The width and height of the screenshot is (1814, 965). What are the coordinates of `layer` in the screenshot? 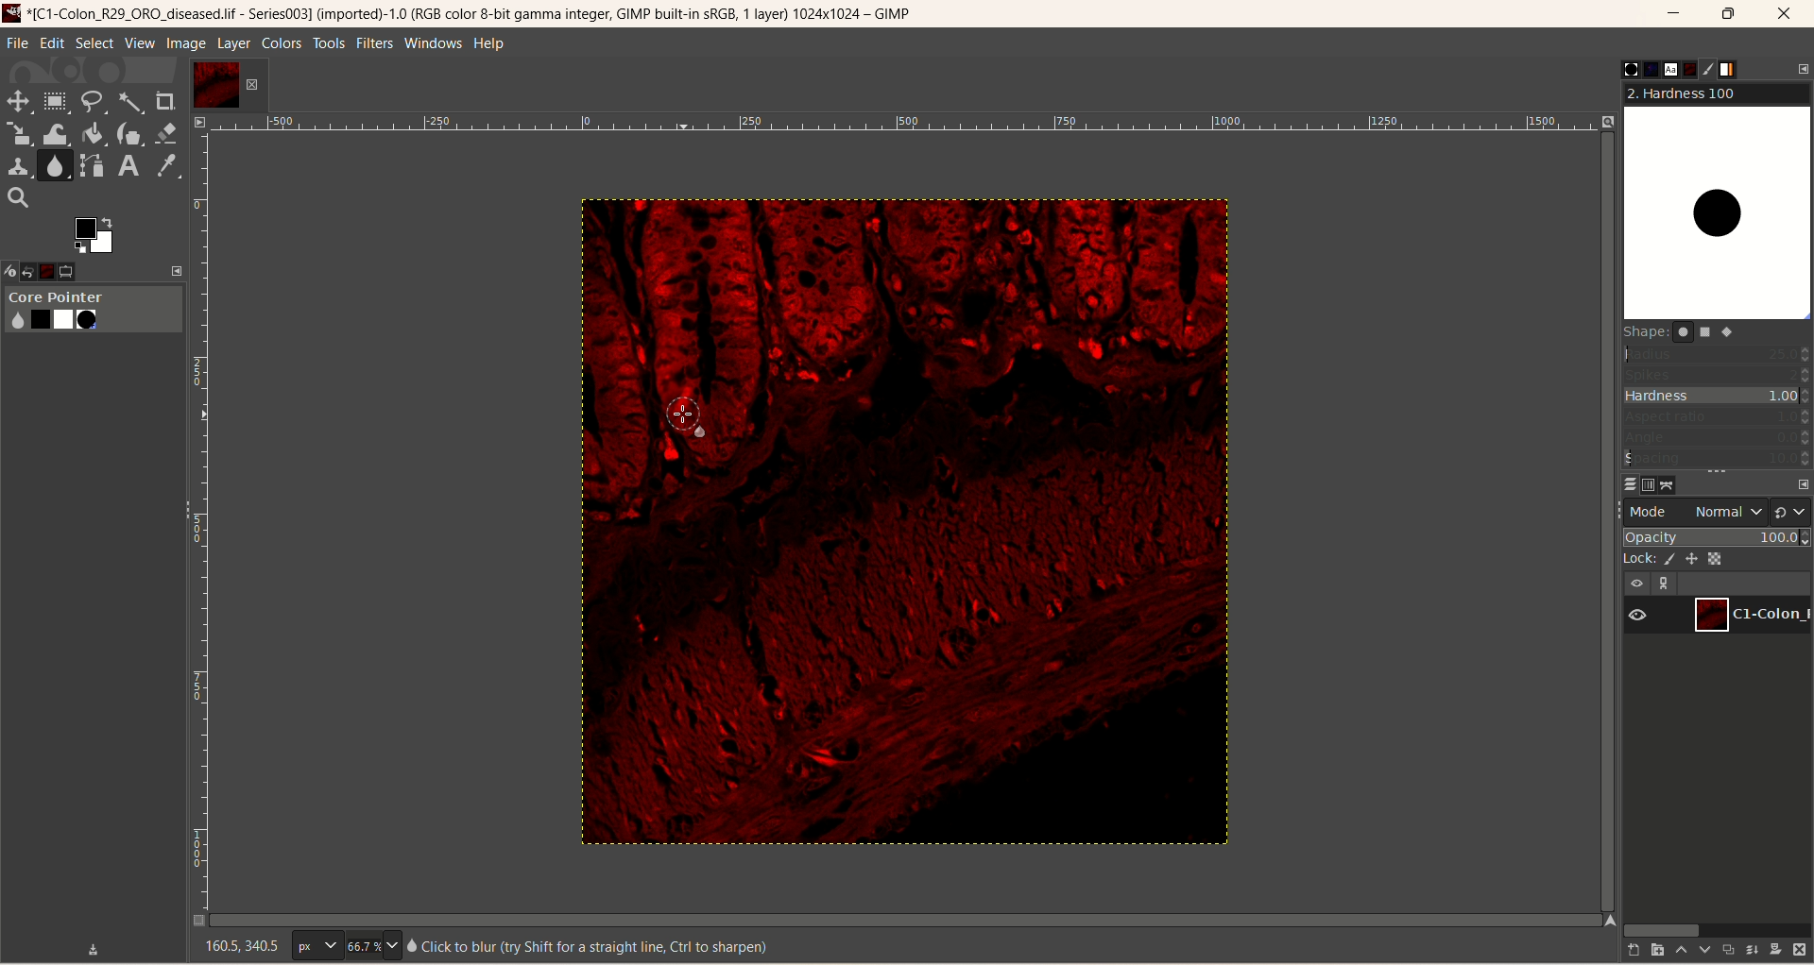 It's located at (232, 43).